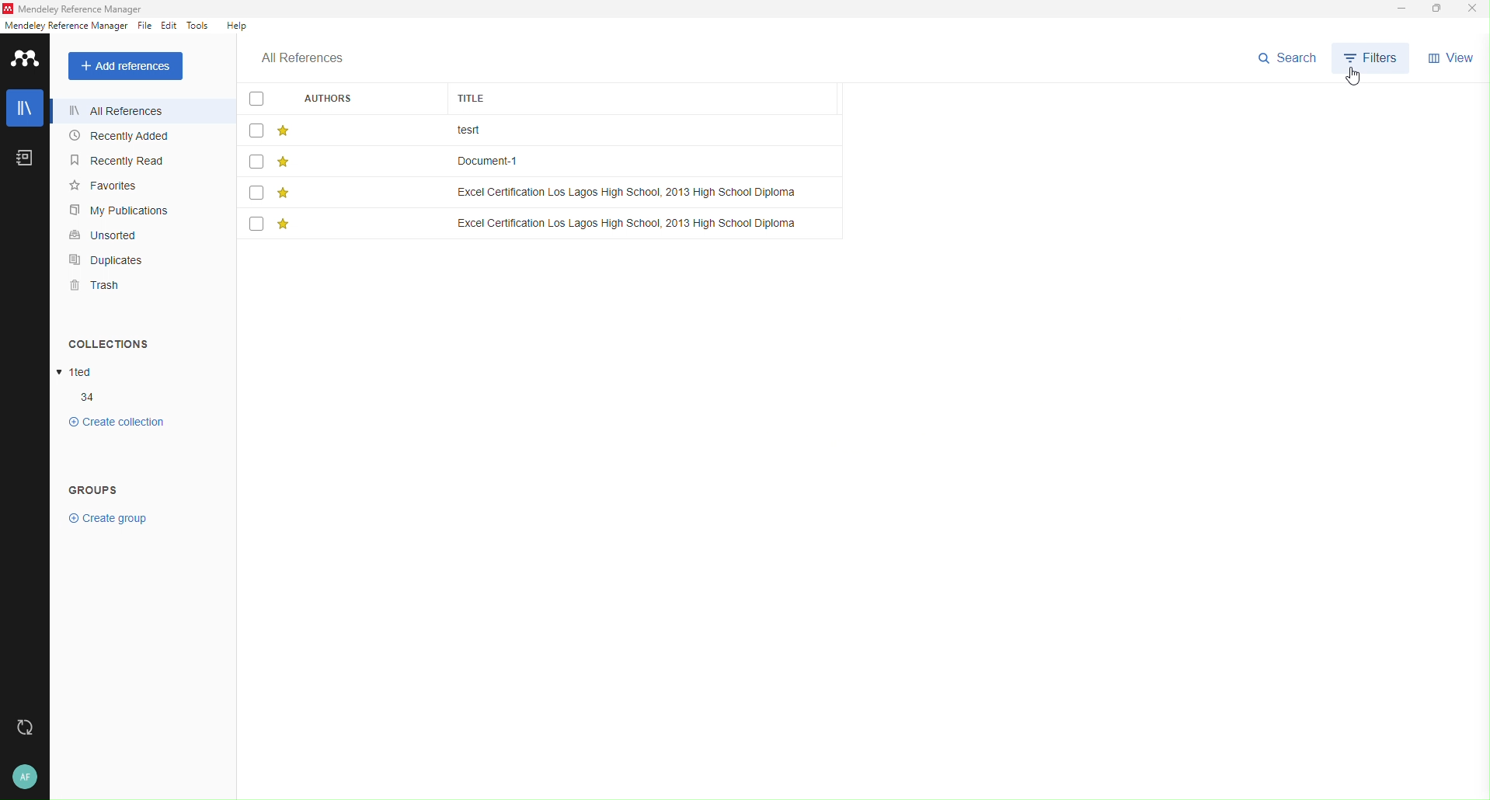 The height and width of the screenshot is (800, 1490). Describe the element at coordinates (169, 26) in the screenshot. I see `Edit` at that location.